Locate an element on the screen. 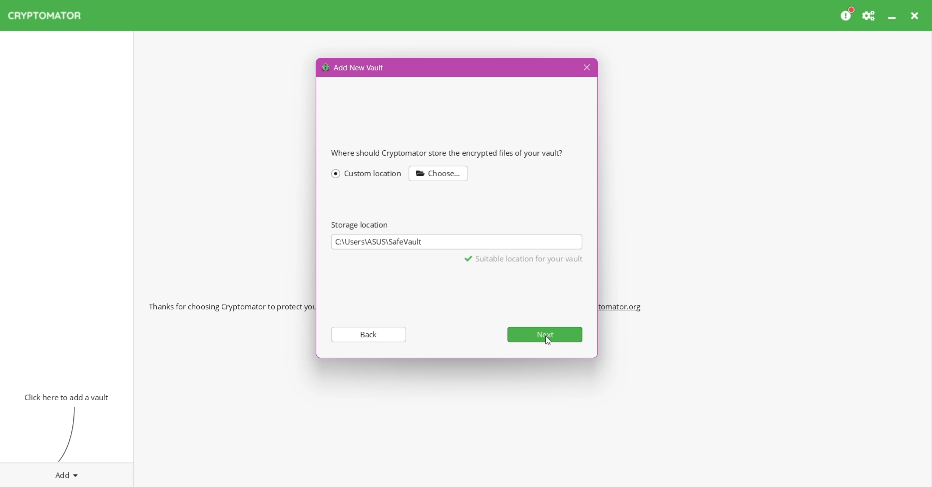 Image resolution: width=932 pixels, height=487 pixels. Cursor is located at coordinates (547, 340).